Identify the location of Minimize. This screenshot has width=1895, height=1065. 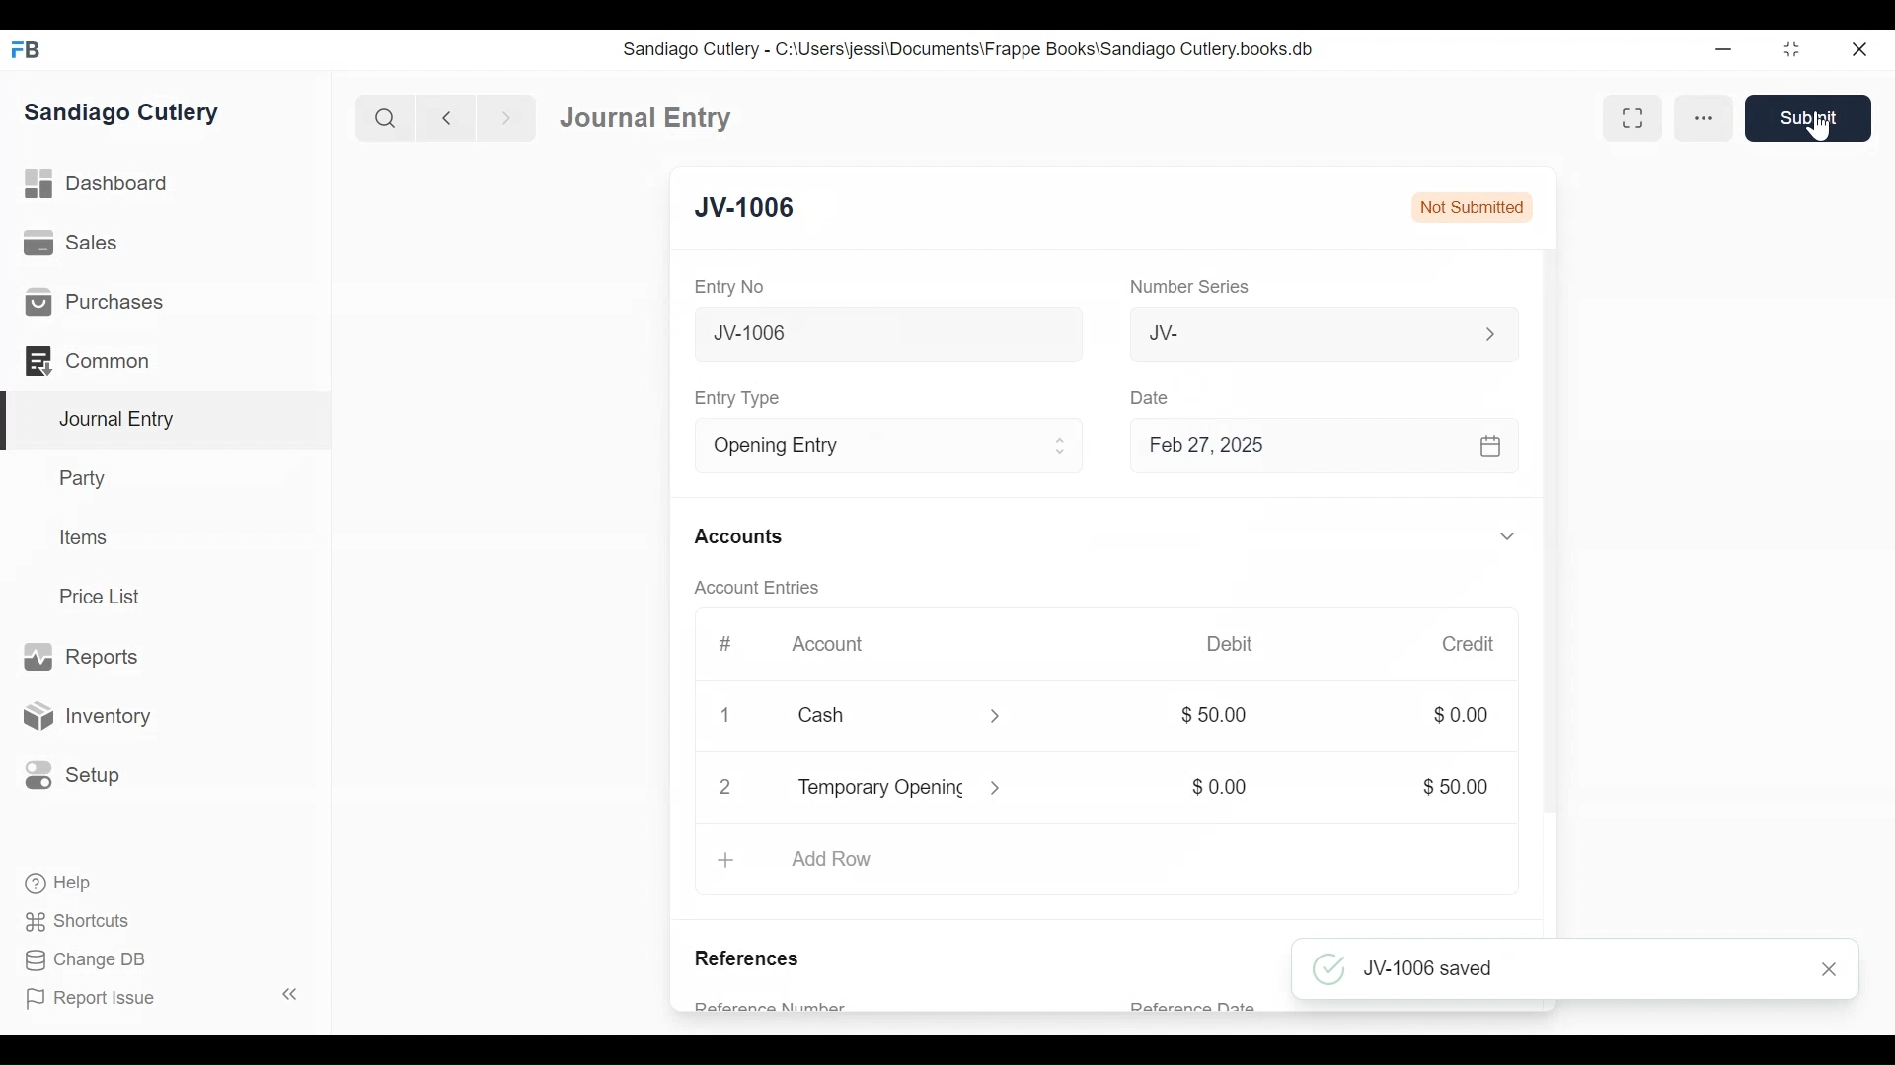
(1726, 48).